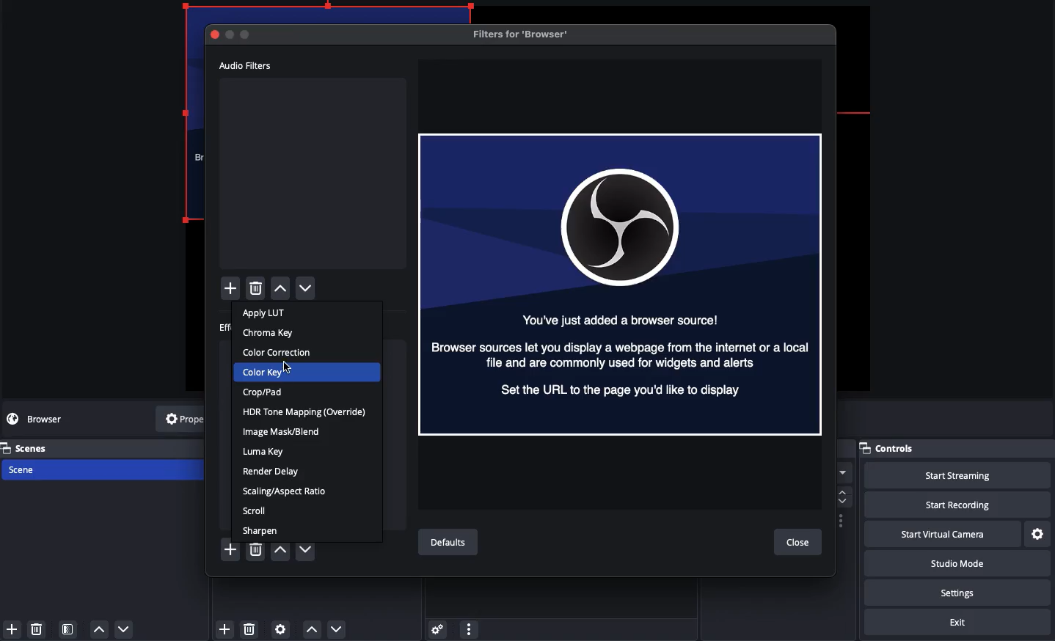  Describe the element at coordinates (99, 629) in the screenshot. I see `up` at that location.